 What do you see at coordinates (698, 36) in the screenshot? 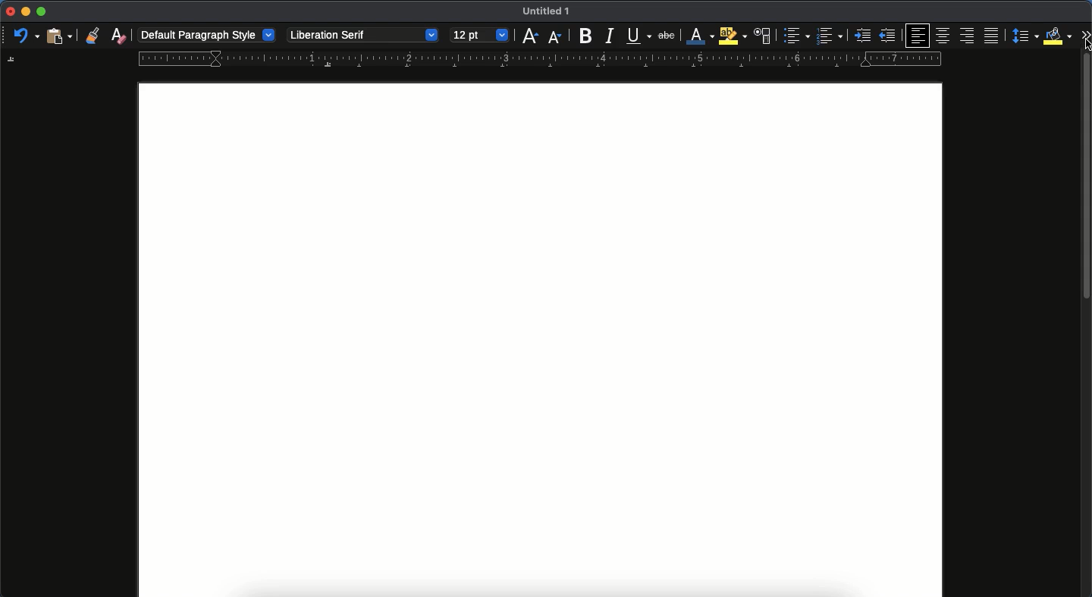
I see `line color` at bounding box center [698, 36].